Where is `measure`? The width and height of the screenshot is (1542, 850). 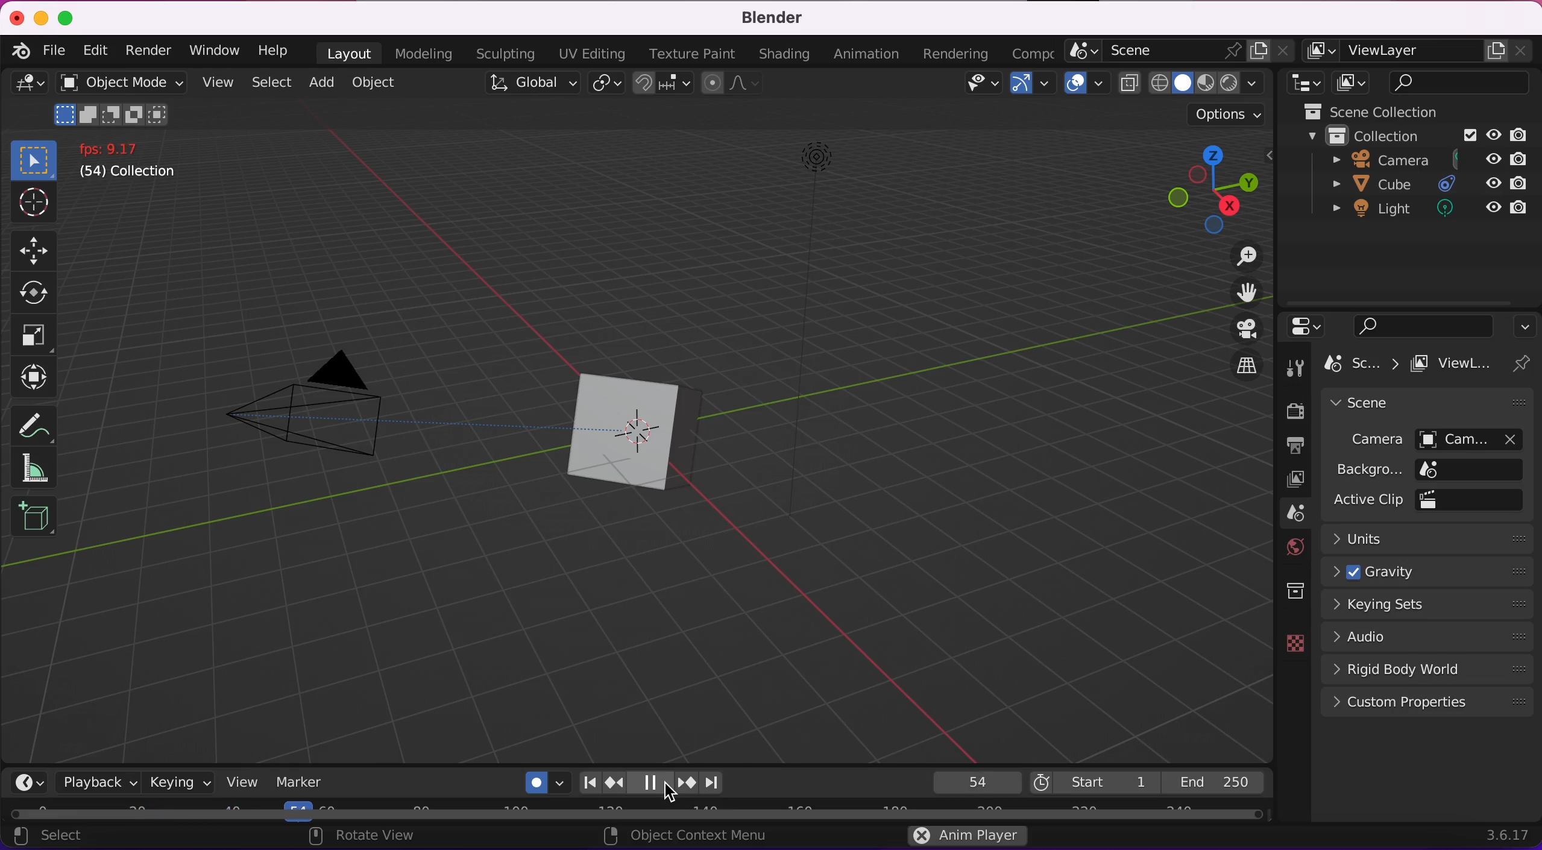 measure is located at coordinates (32, 470).